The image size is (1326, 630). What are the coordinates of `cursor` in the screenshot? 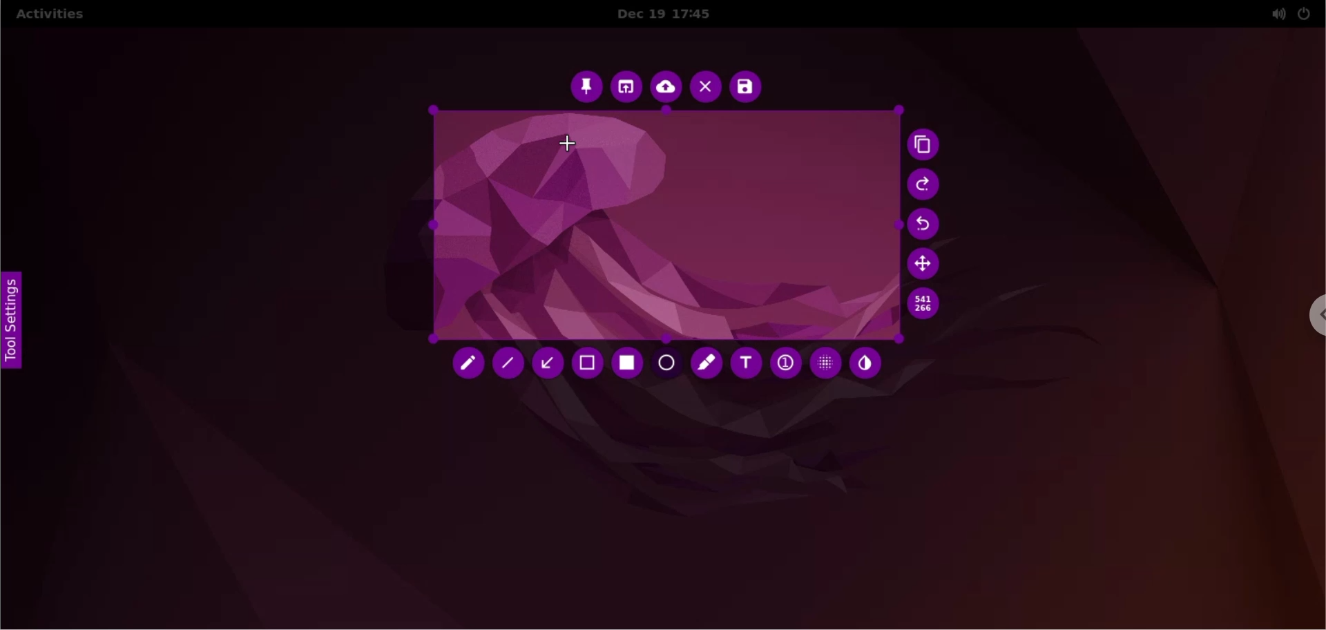 It's located at (570, 141).